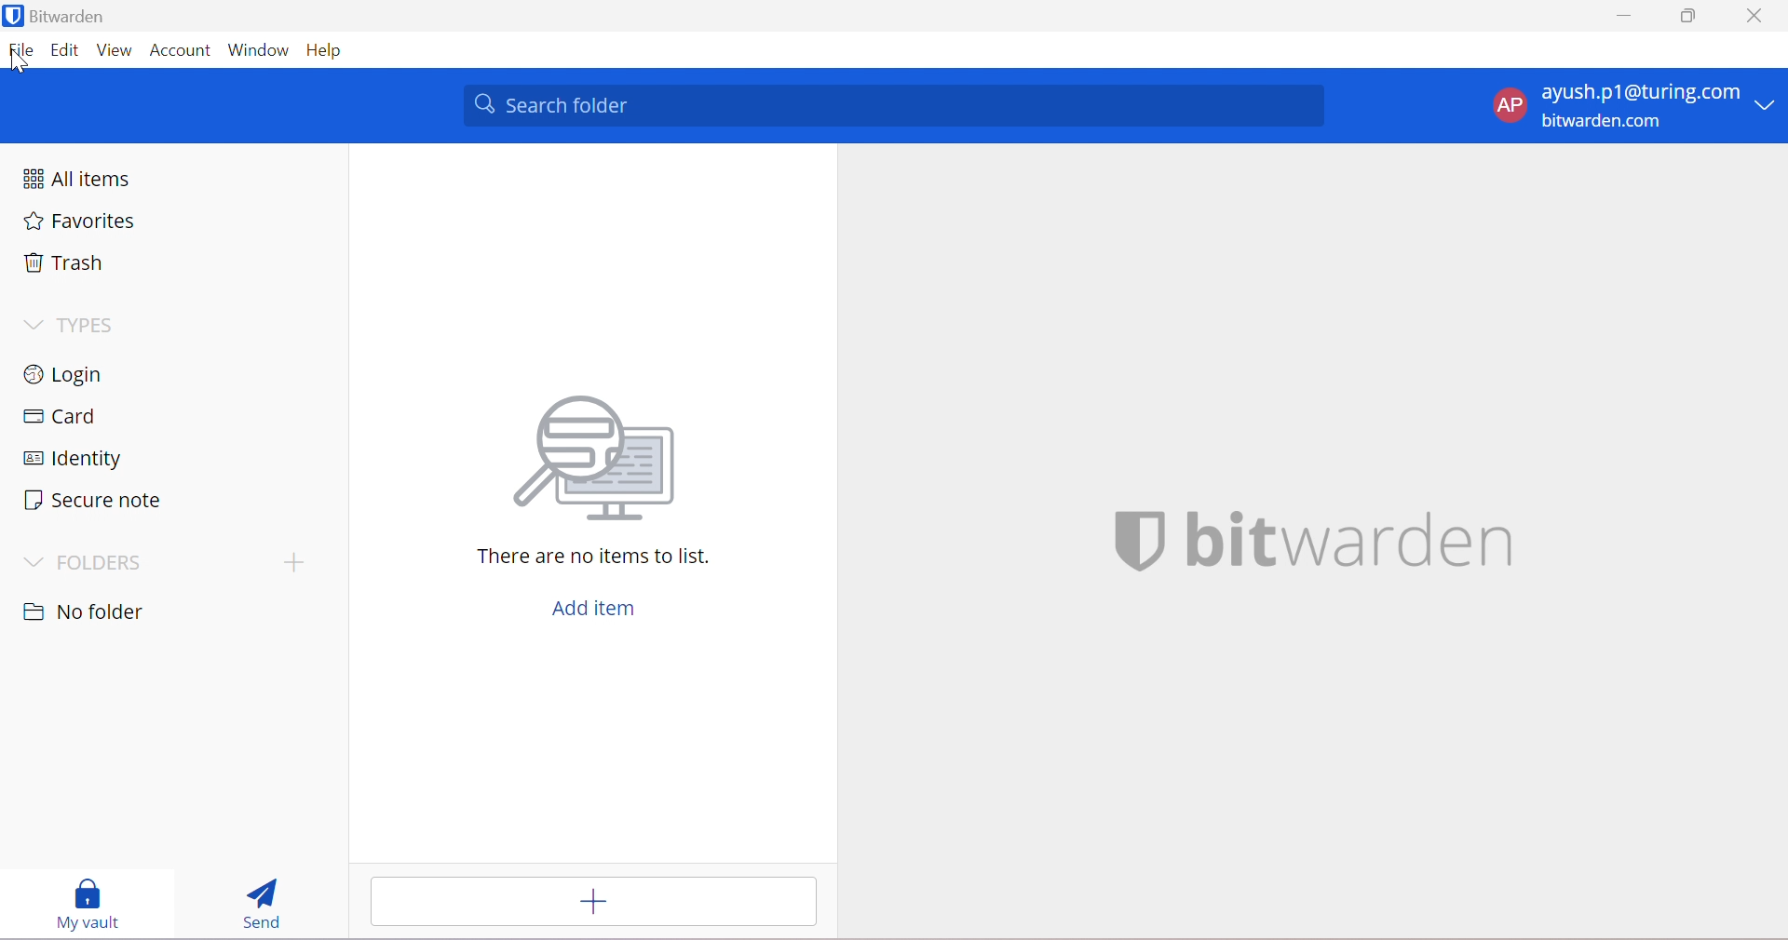  What do you see at coordinates (1754, 16) in the screenshot?
I see `Close` at bounding box center [1754, 16].